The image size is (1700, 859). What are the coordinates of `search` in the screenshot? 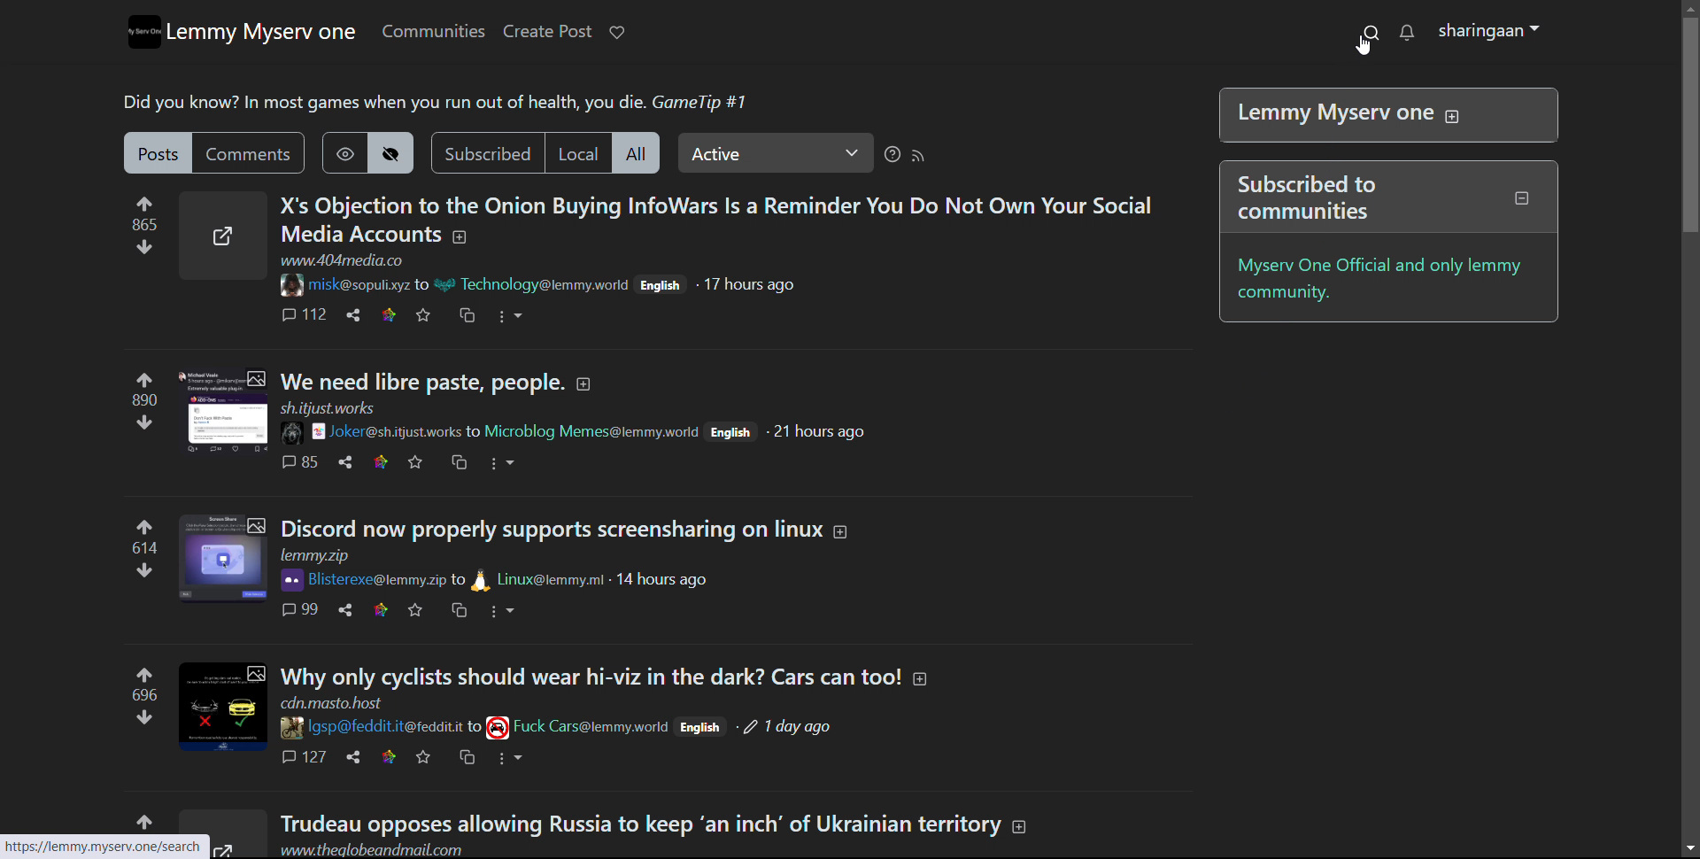 It's located at (1370, 31).